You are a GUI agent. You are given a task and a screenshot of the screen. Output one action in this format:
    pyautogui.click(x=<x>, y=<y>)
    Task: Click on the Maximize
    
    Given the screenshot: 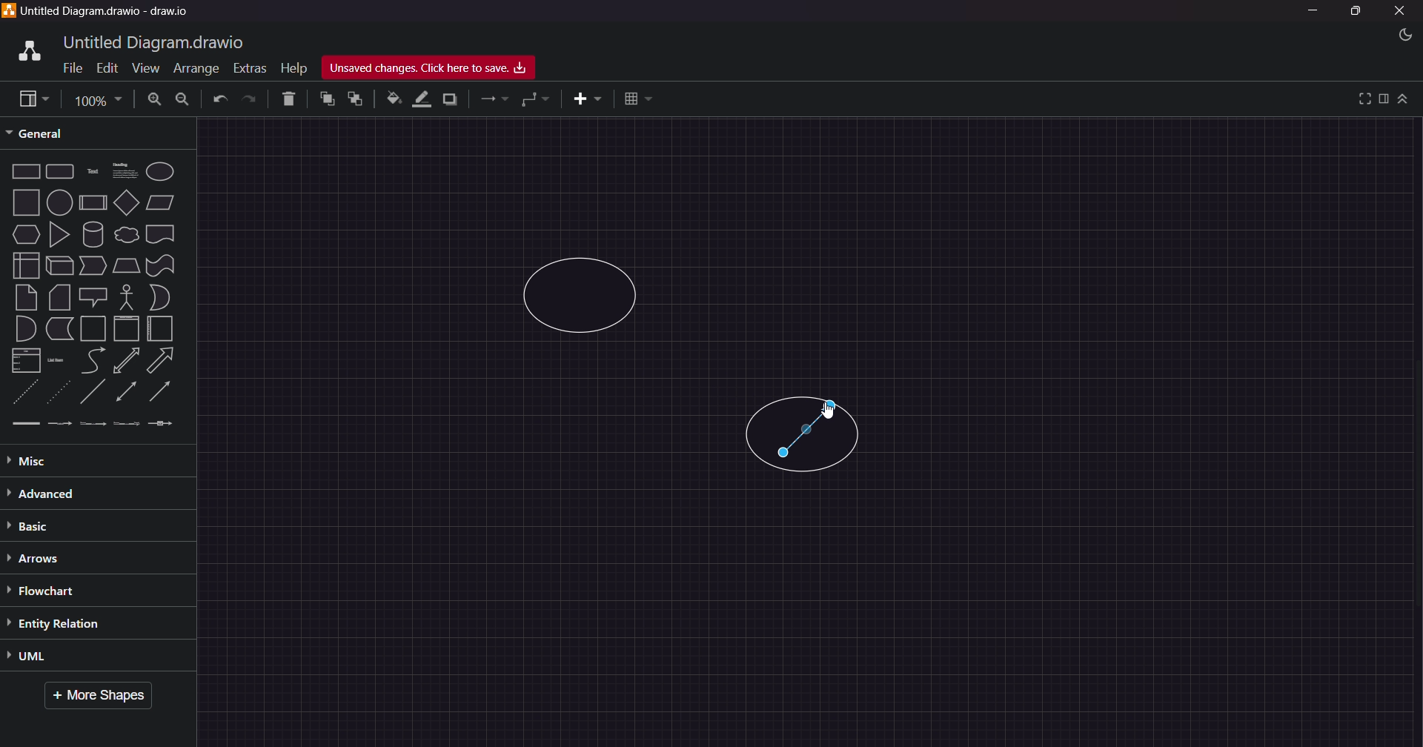 What is the action you would take?
    pyautogui.click(x=1355, y=13)
    